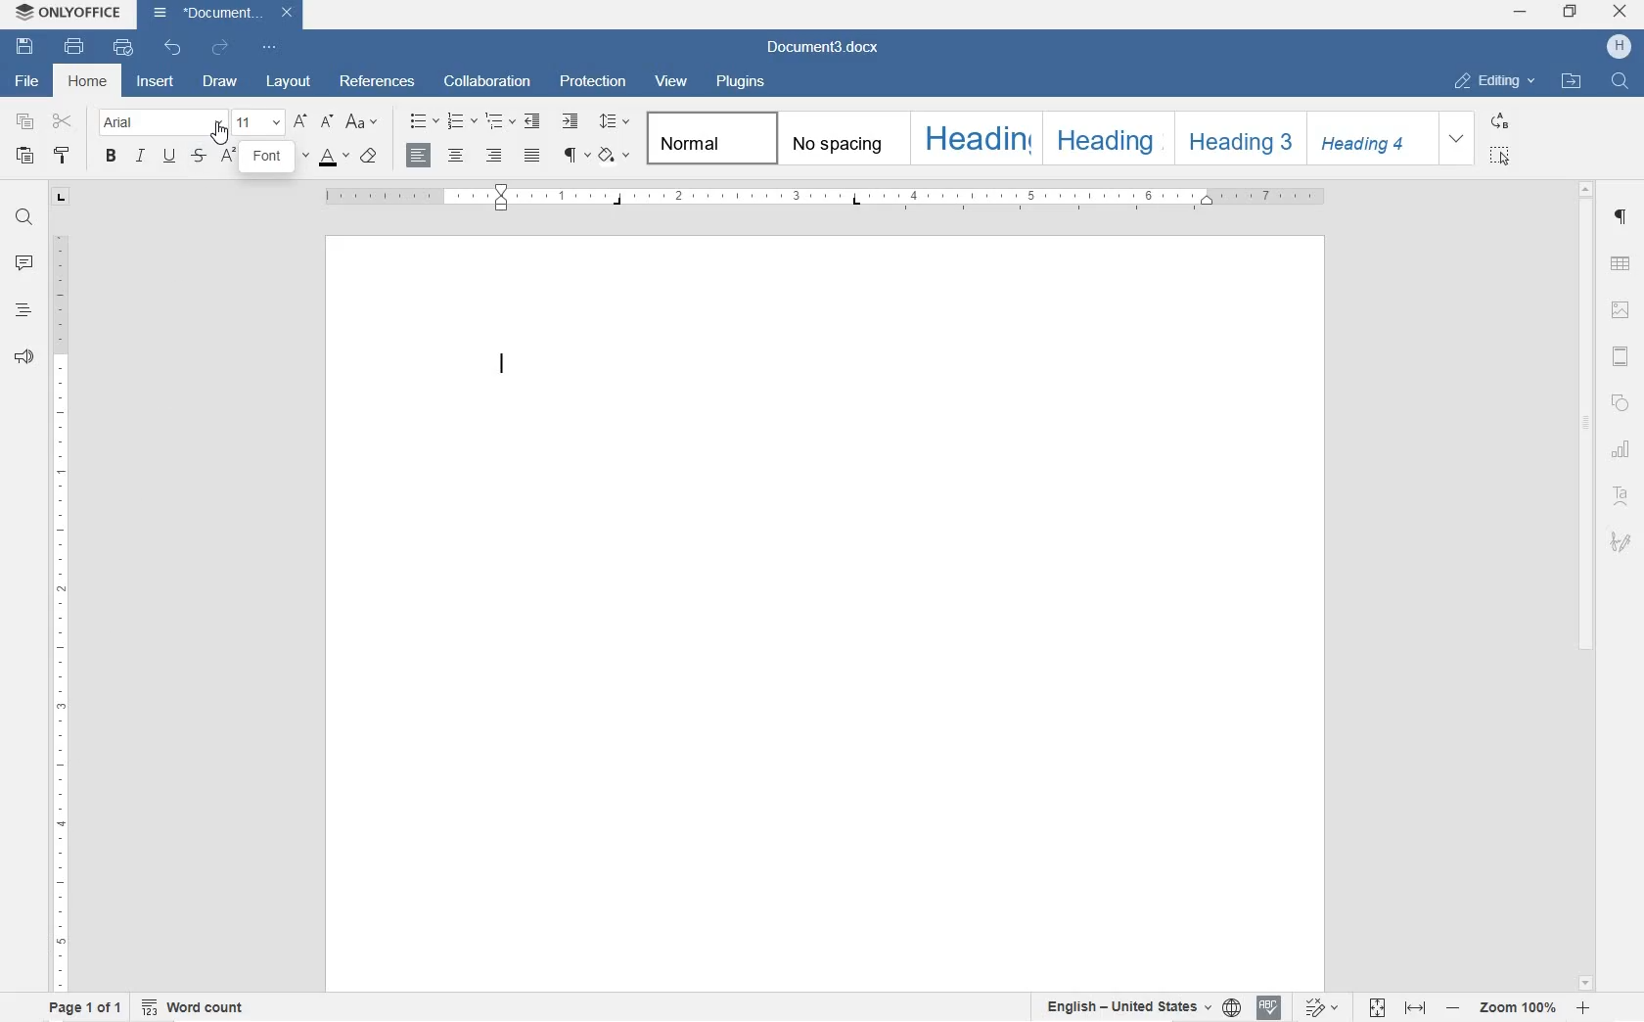  I want to click on PARAGRAPH SETTINGS, so click(1619, 217).